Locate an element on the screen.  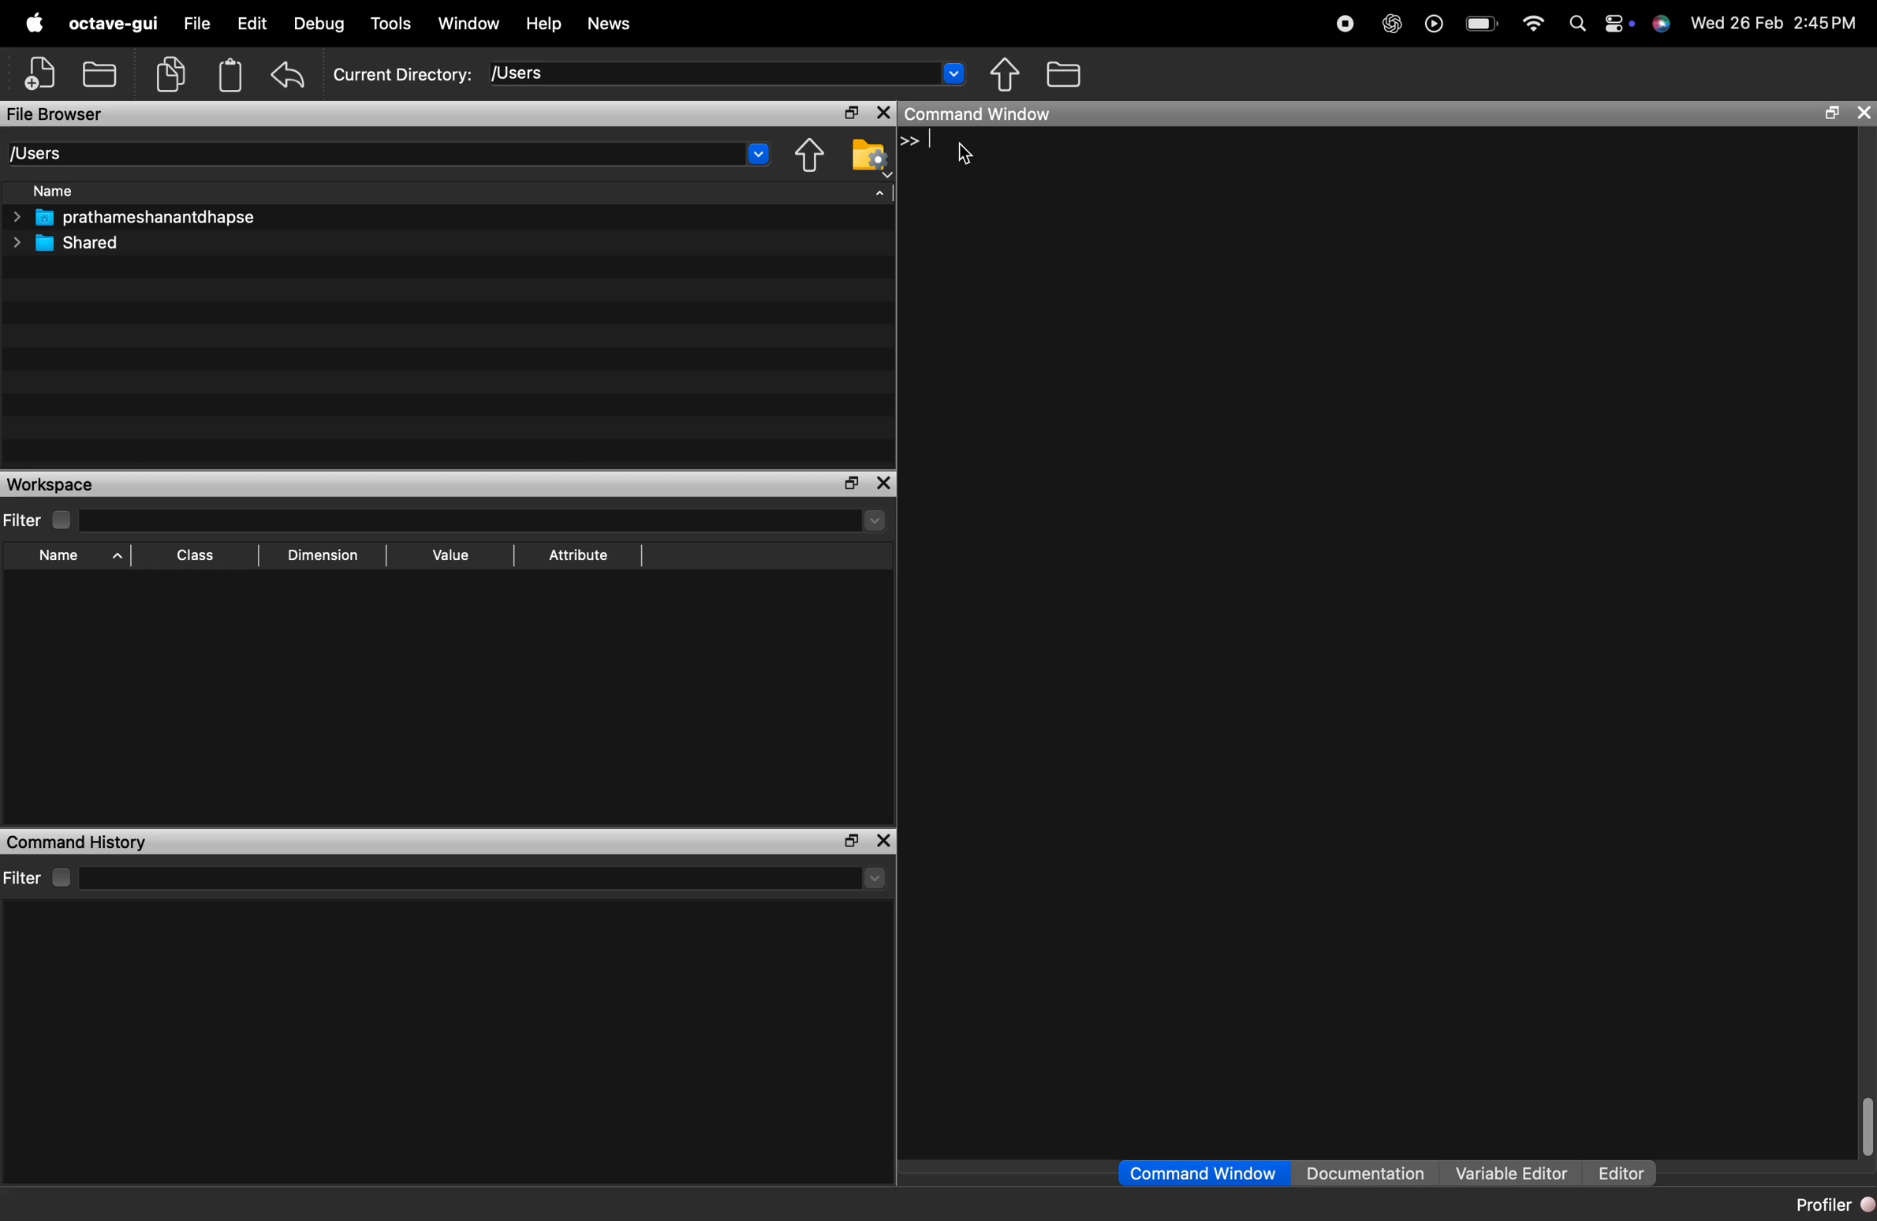
File Browser is located at coordinates (76, 112).